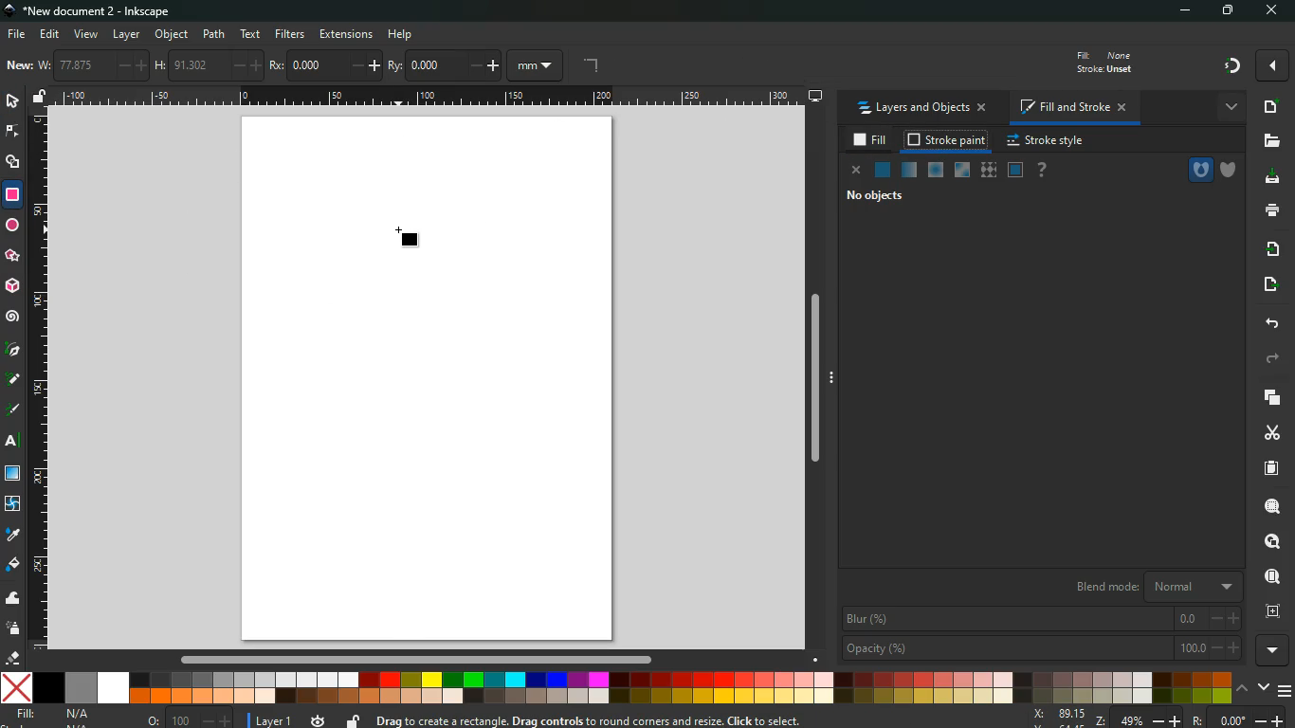  Describe the element at coordinates (13, 567) in the screenshot. I see `fill` at that location.